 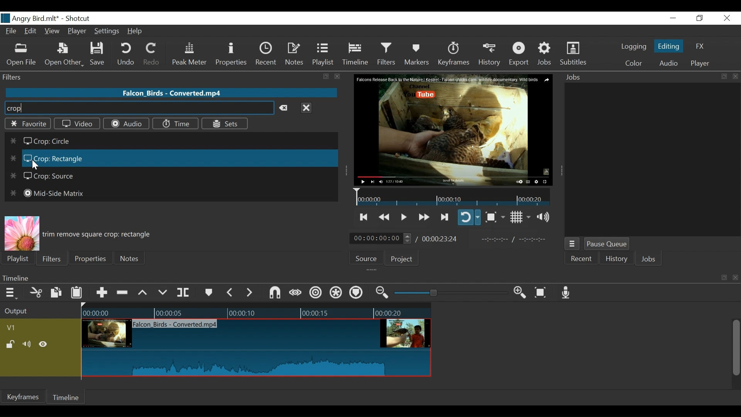 What do you see at coordinates (175, 124) in the screenshot?
I see `Time` at bounding box center [175, 124].